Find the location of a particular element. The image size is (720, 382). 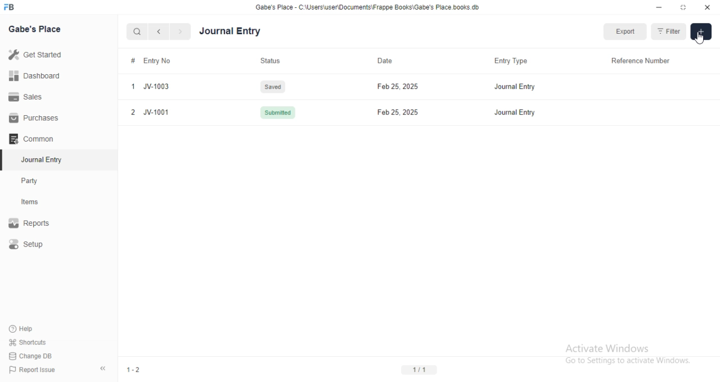

1 is located at coordinates (131, 87).